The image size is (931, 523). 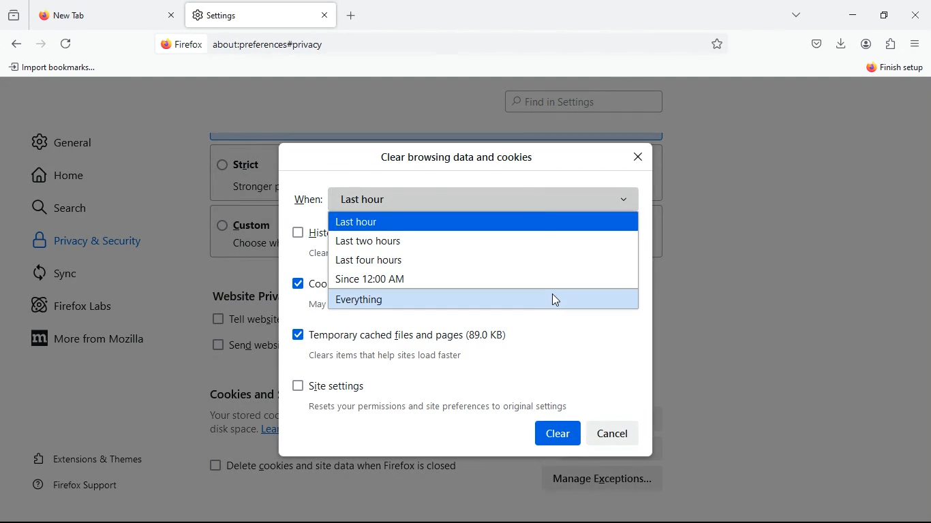 I want to click on find, so click(x=583, y=102).